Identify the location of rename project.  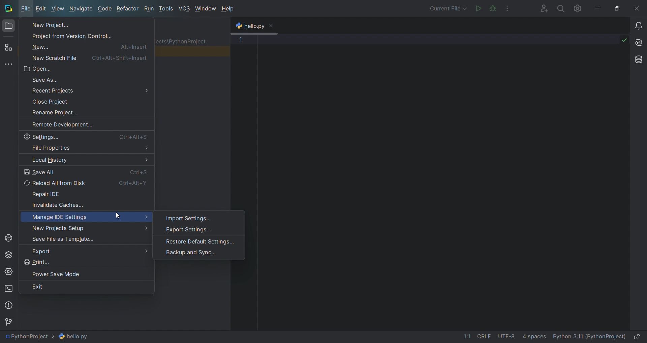
(86, 111).